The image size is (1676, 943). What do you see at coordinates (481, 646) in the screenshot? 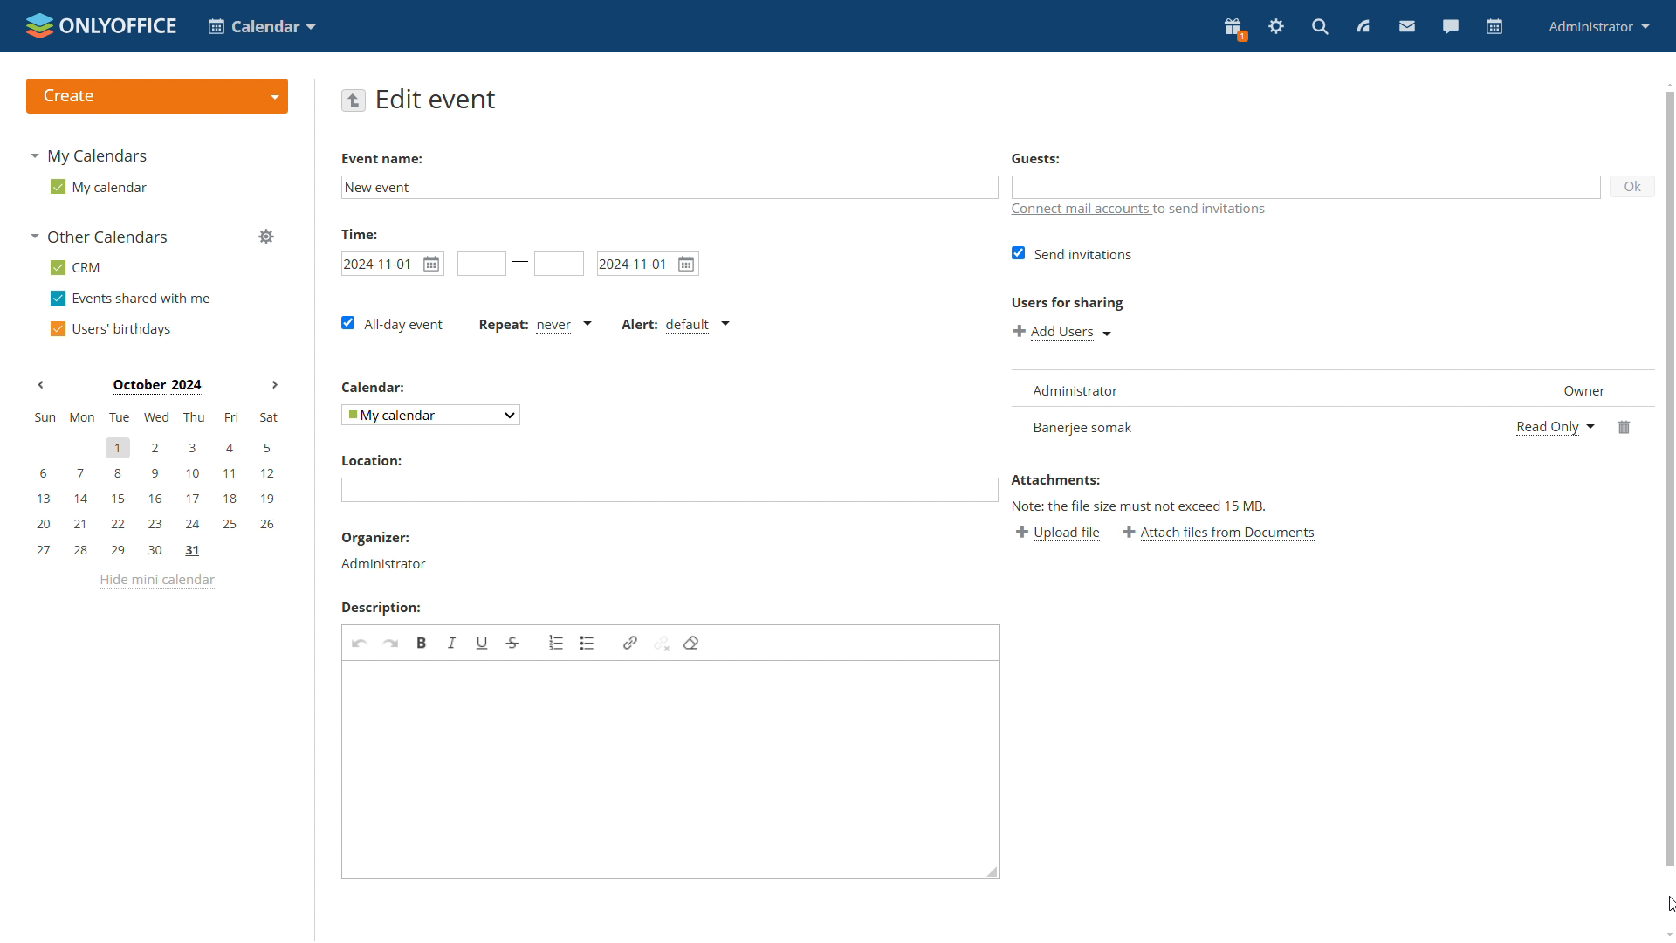
I see `underline` at bounding box center [481, 646].